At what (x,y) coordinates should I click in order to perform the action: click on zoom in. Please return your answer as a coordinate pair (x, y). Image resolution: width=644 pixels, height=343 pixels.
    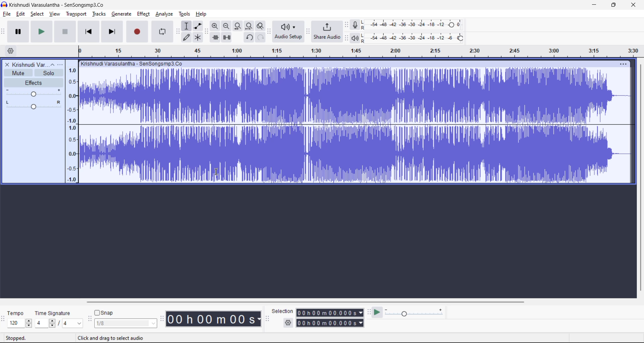
    Looking at the image, I should click on (215, 26).